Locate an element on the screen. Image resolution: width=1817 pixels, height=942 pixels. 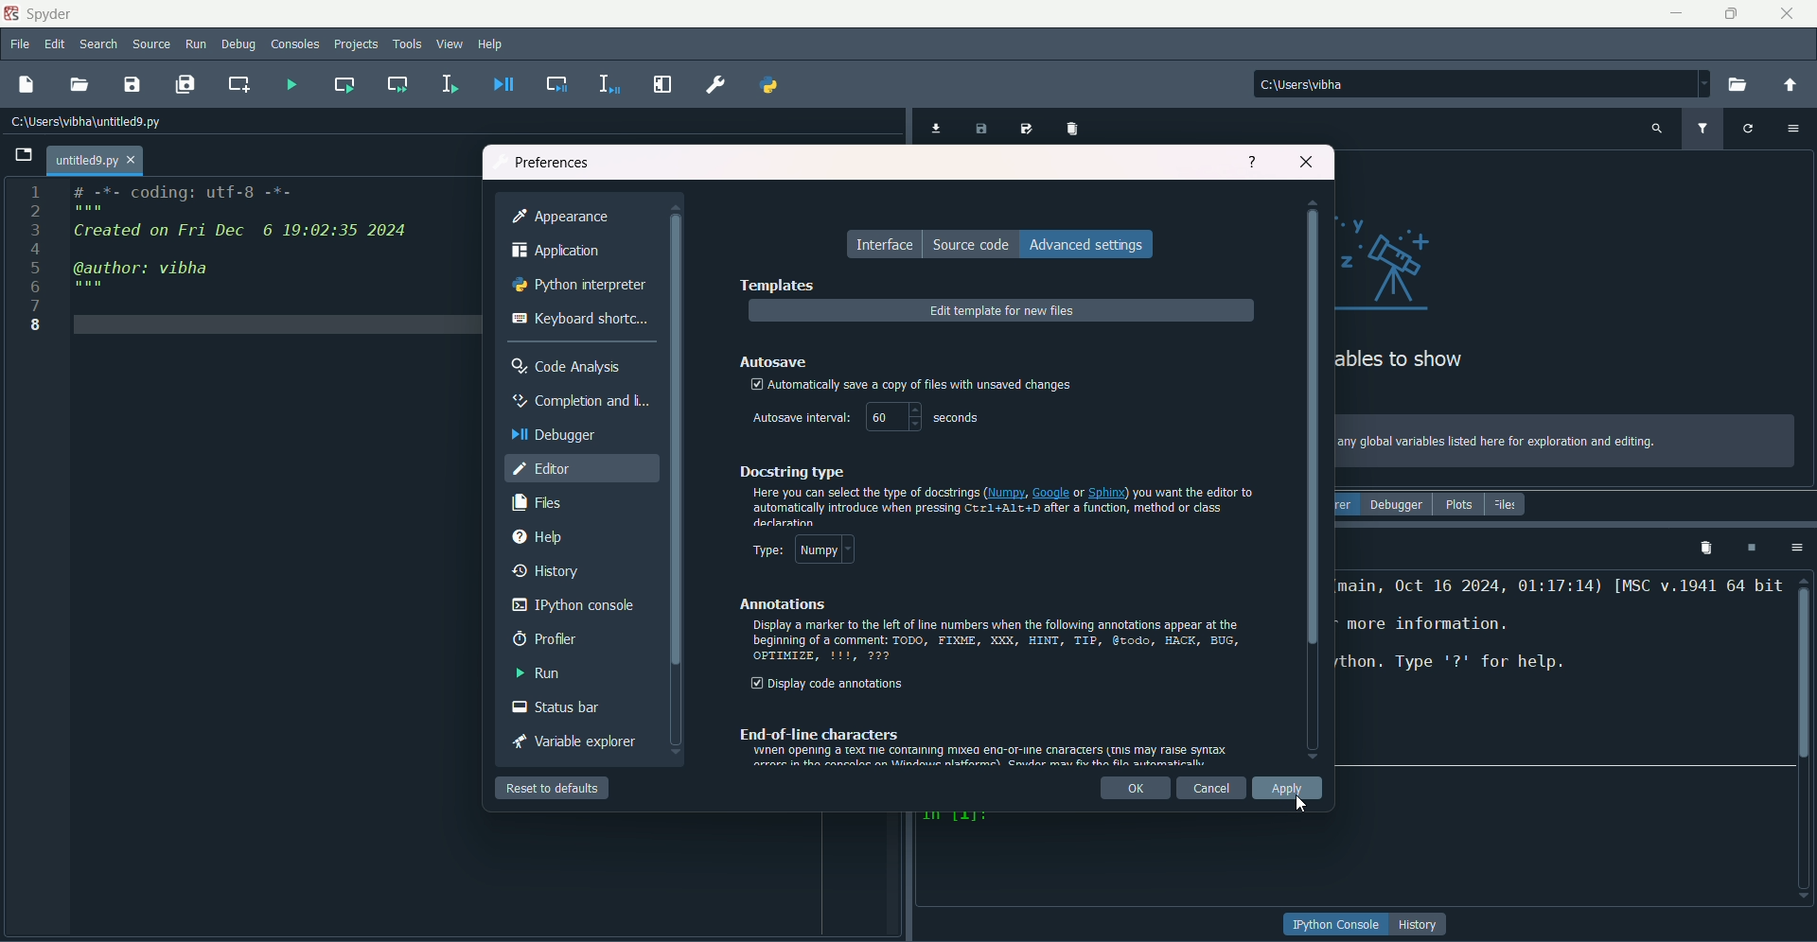
preferences is located at coordinates (714, 85).